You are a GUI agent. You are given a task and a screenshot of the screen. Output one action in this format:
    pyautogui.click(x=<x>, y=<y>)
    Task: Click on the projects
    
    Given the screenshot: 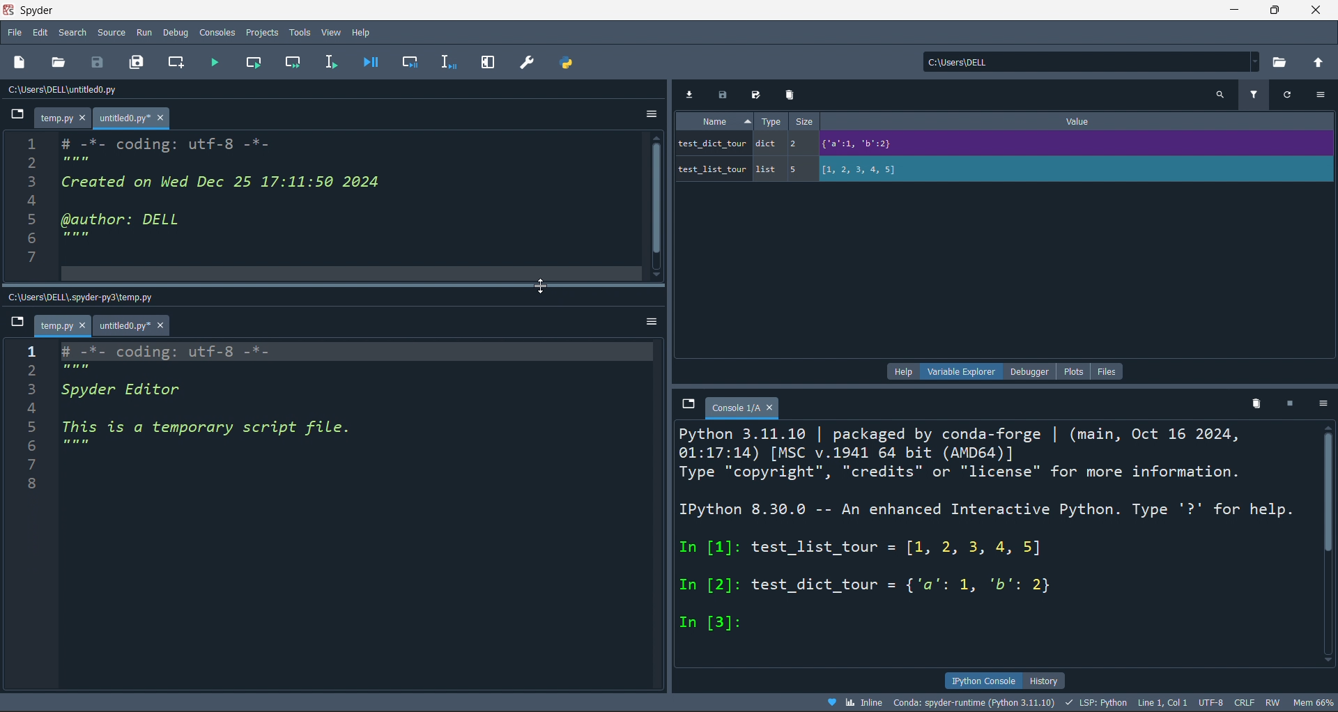 What is the action you would take?
    pyautogui.click(x=259, y=33)
    